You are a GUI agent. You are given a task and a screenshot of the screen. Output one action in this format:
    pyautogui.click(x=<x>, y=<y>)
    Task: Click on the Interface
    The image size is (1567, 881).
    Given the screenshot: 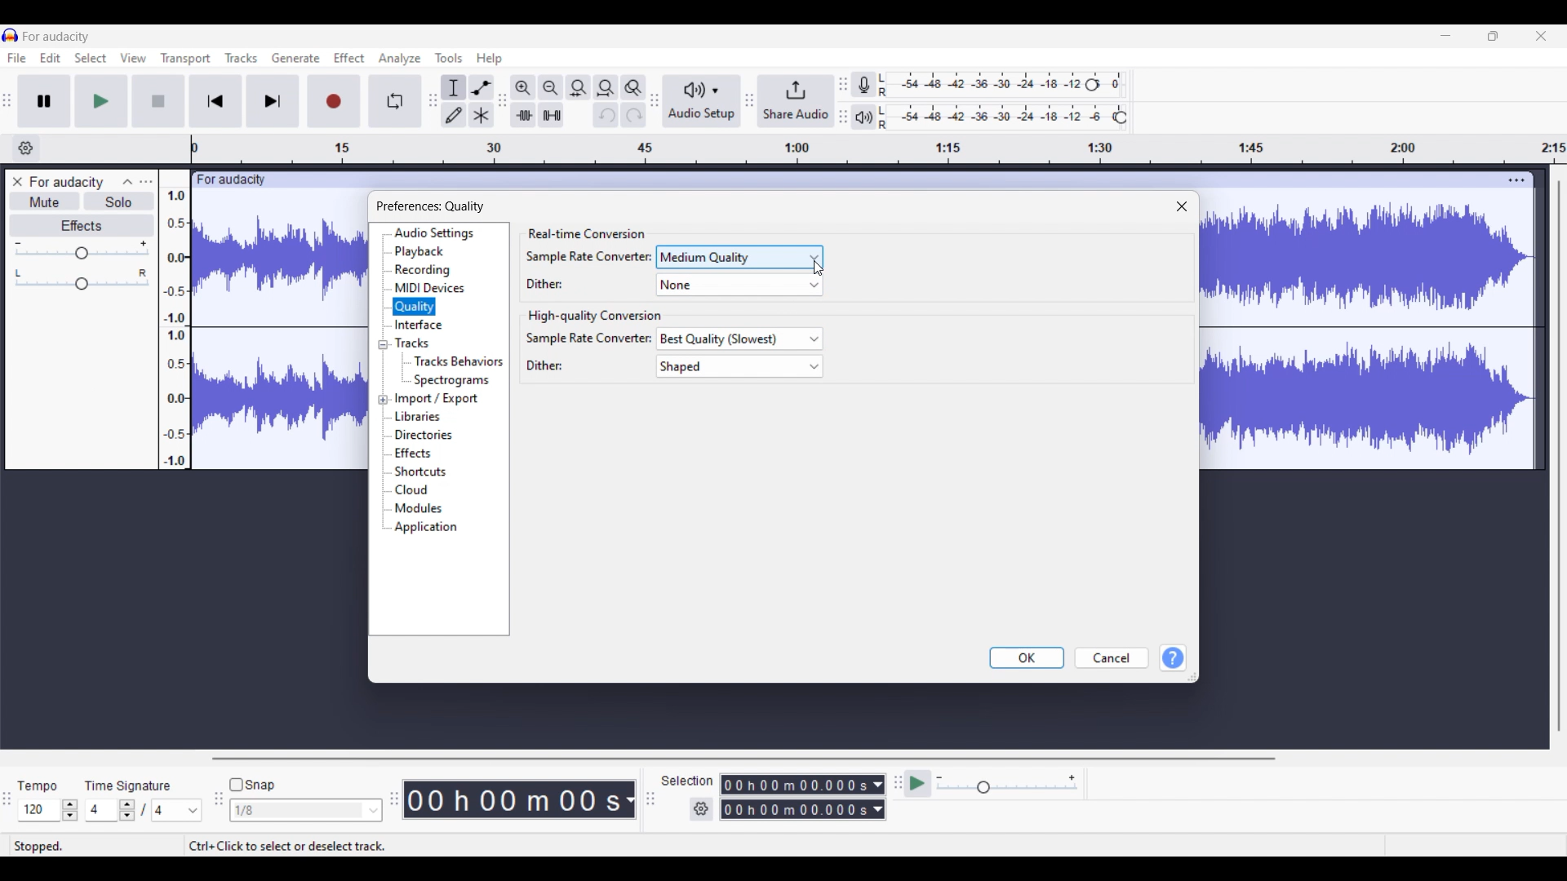 What is the action you would take?
    pyautogui.click(x=419, y=325)
    